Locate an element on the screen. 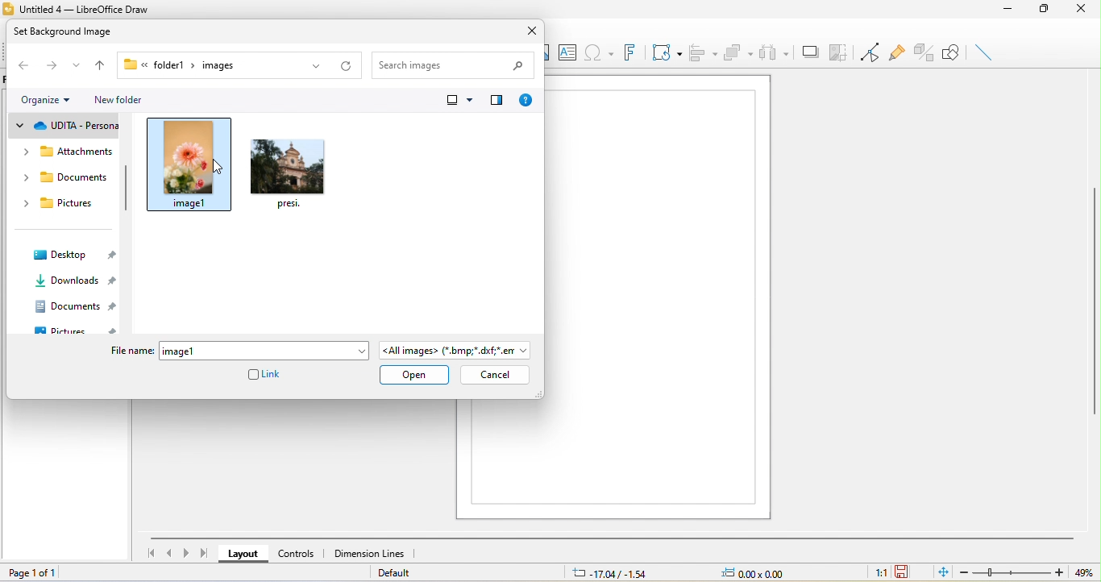 The width and height of the screenshot is (1101, 582). Untitled 4 — LibreOffice Draw is located at coordinates (78, 7).